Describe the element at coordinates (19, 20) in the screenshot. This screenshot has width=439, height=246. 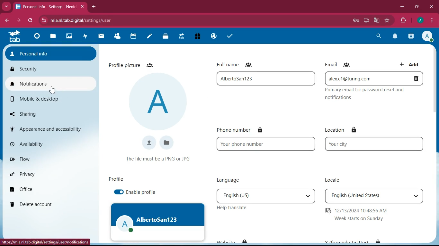
I see `forward` at that location.